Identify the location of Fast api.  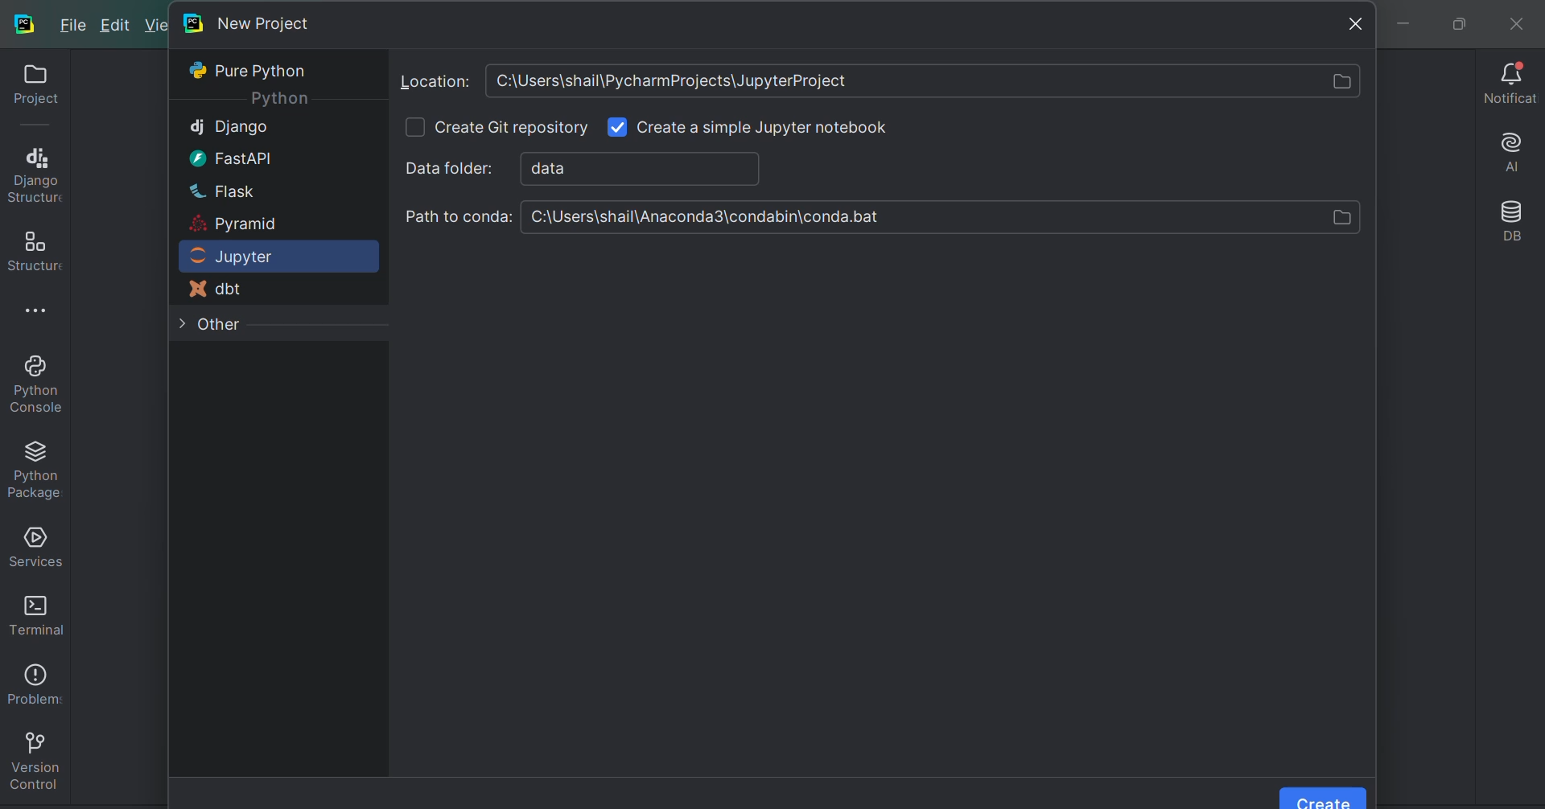
(225, 157).